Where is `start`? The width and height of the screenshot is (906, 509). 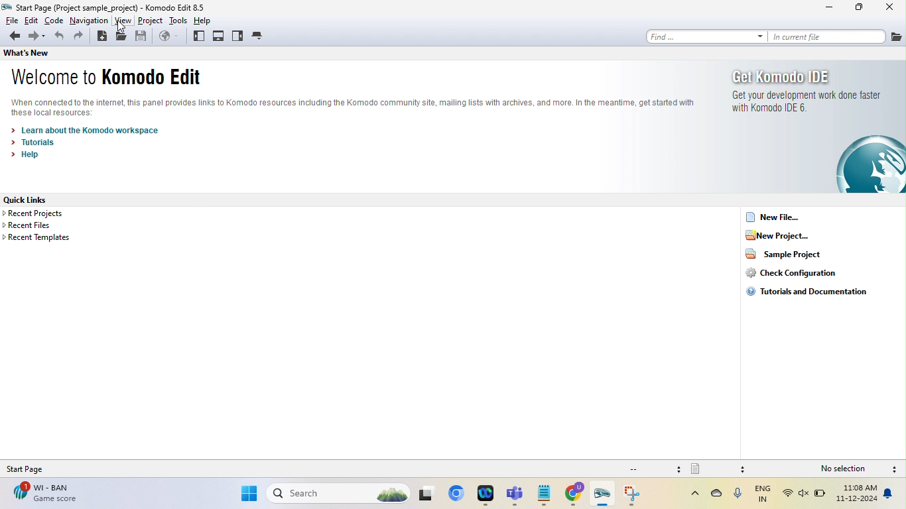 start is located at coordinates (248, 495).